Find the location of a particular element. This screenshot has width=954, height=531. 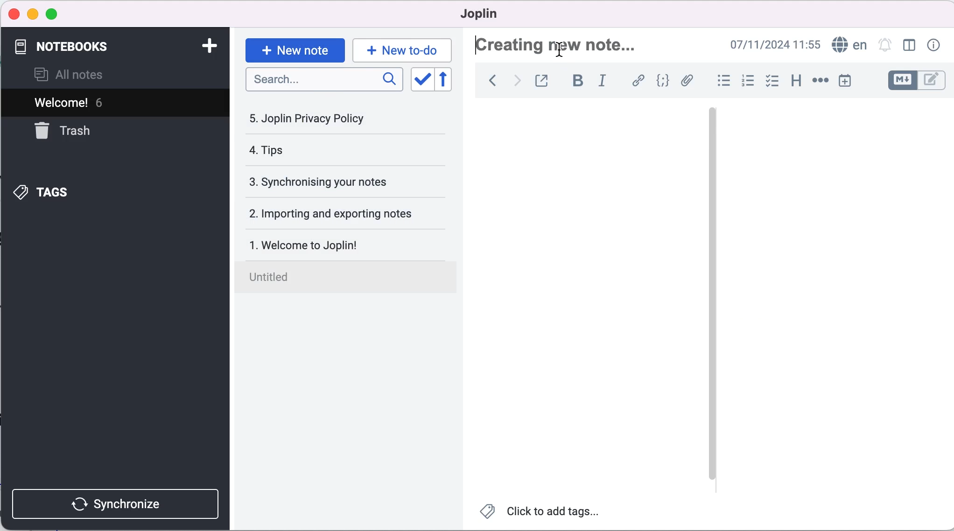

back is located at coordinates (488, 84).